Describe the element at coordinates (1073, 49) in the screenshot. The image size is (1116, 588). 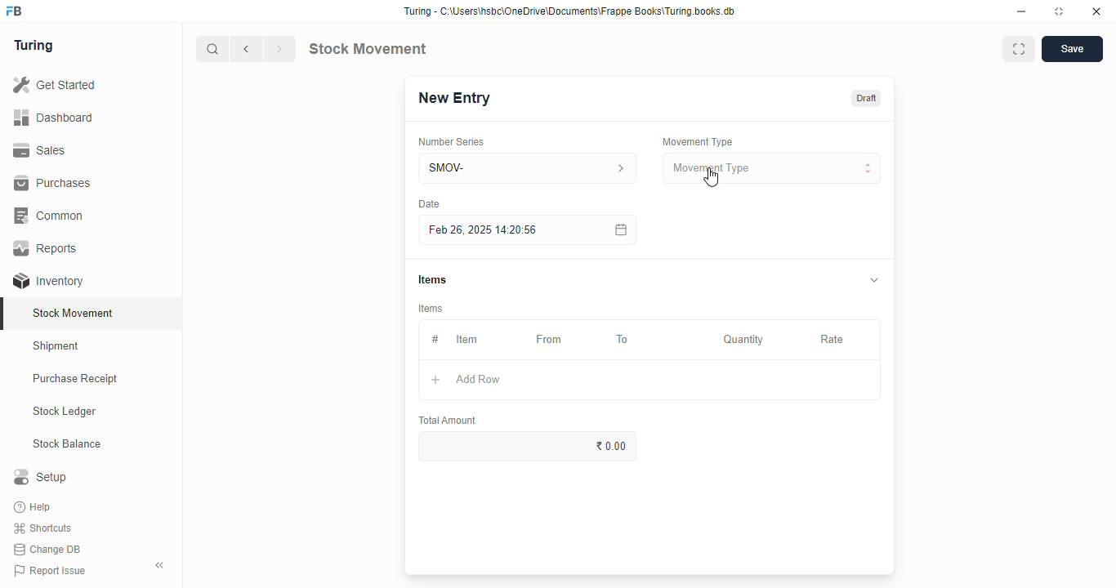
I see `save` at that location.